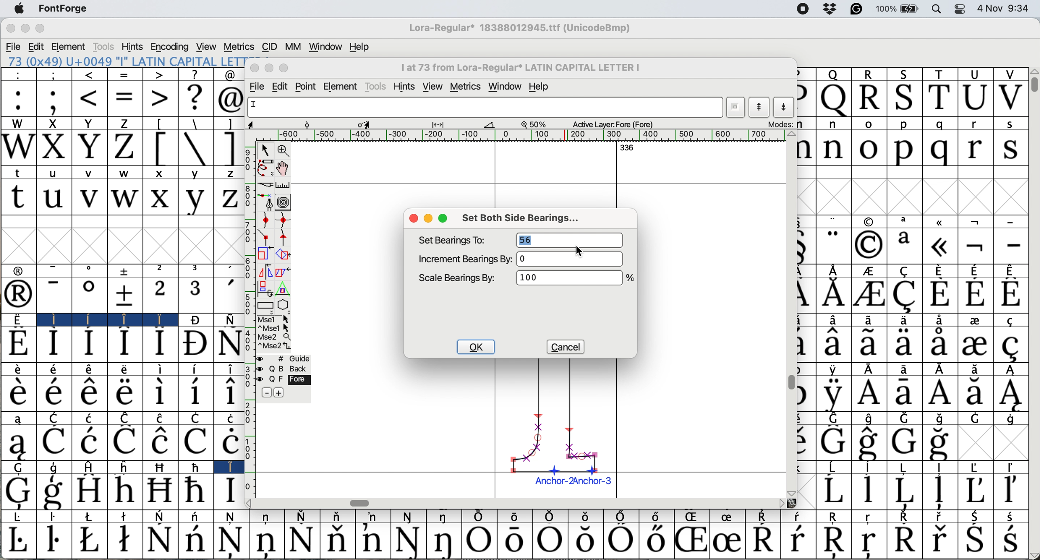 The width and height of the screenshot is (1040, 560). Describe the element at coordinates (937, 10) in the screenshot. I see `spotlight search` at that location.